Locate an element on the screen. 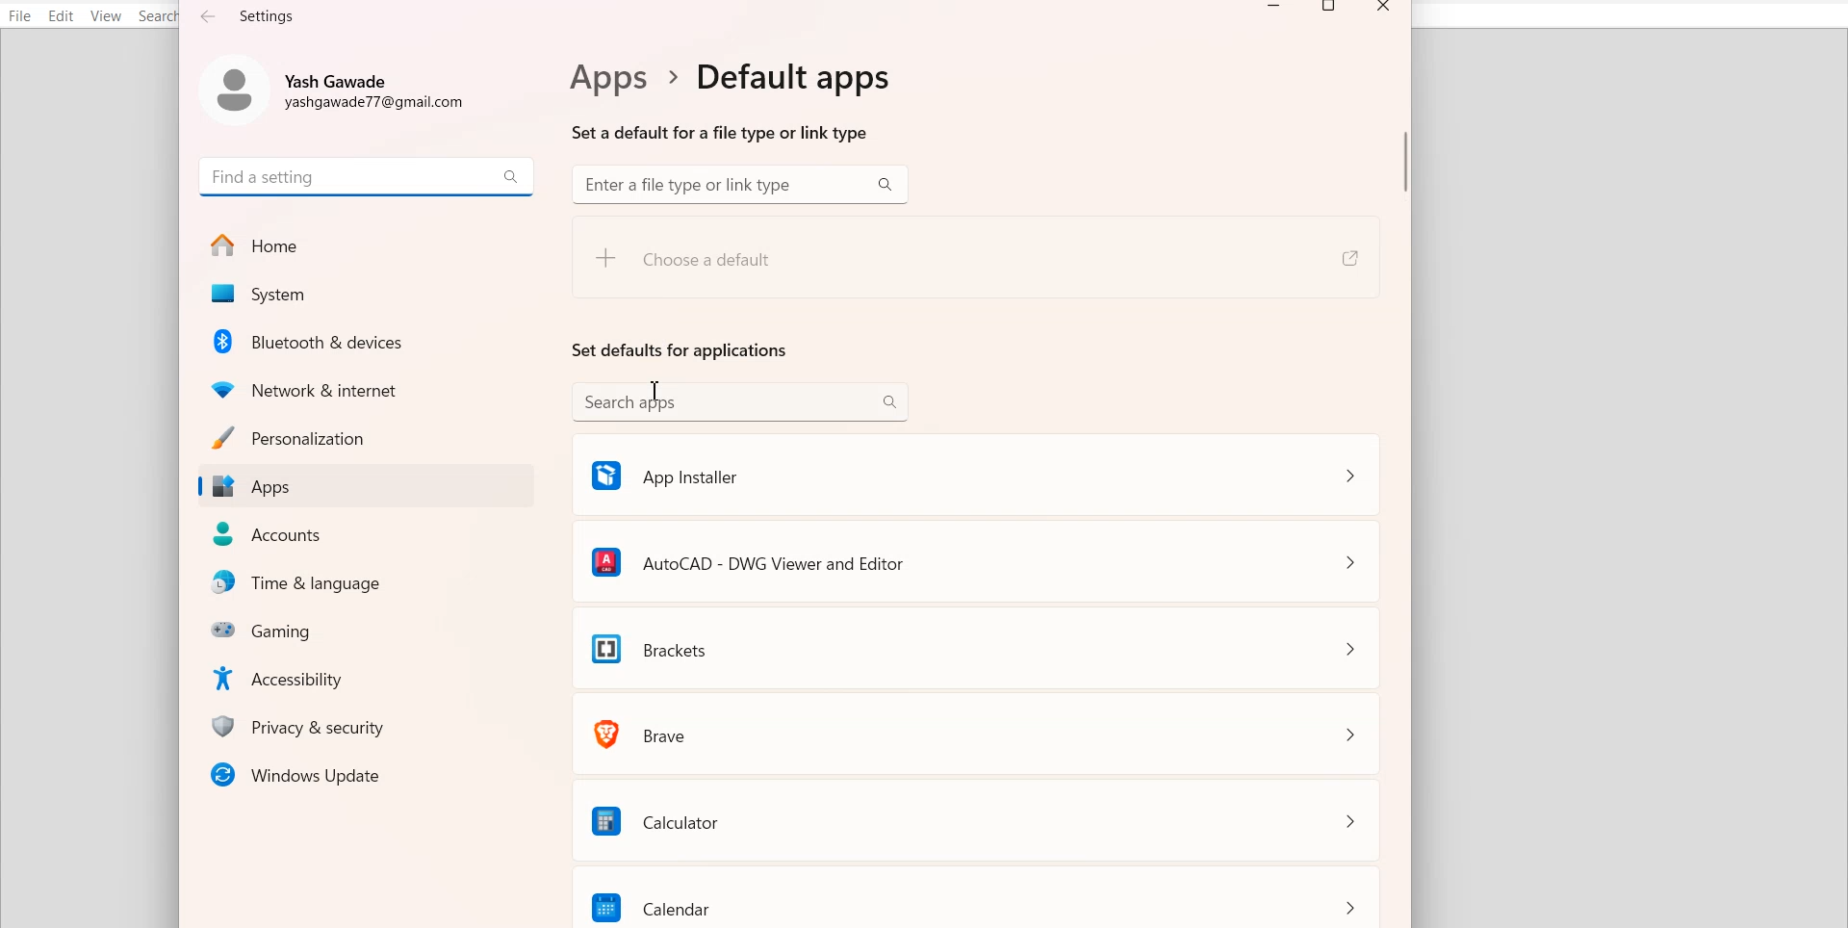  Search is located at coordinates (160, 16).